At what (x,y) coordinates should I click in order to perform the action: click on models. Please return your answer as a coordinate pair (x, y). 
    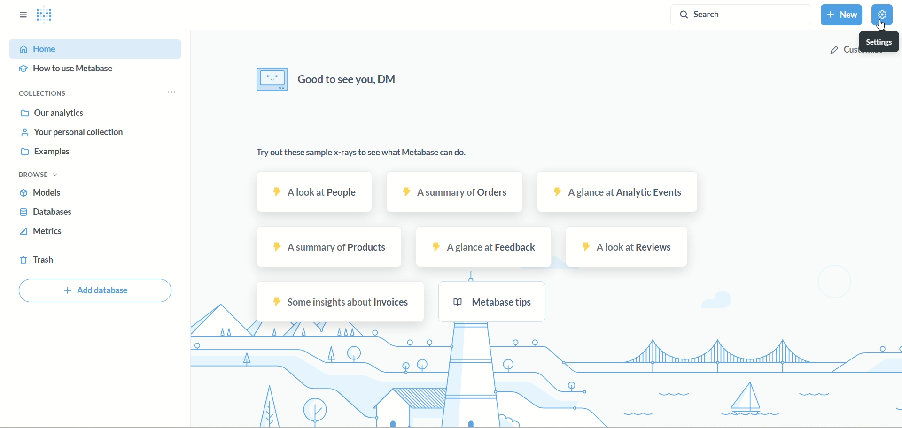
    Looking at the image, I should click on (49, 193).